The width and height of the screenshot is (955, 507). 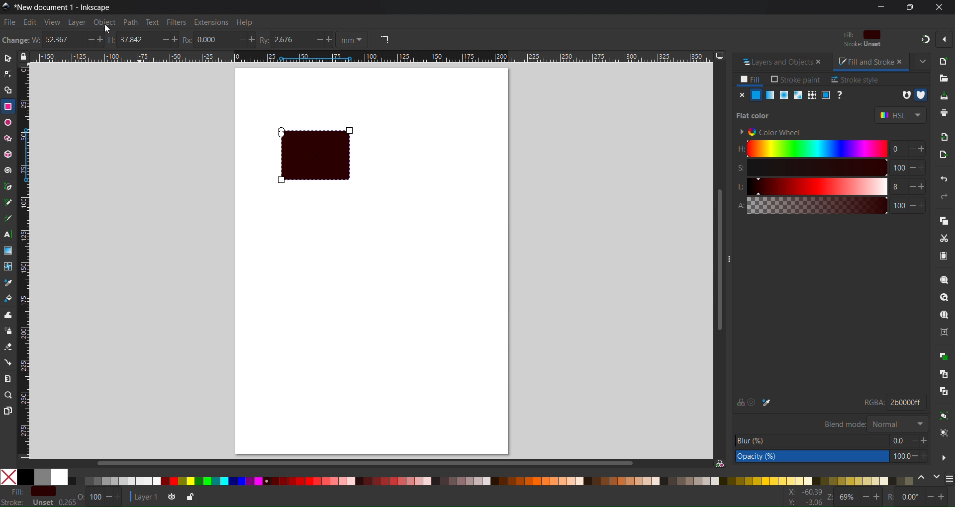 I want to click on Group, so click(x=943, y=417).